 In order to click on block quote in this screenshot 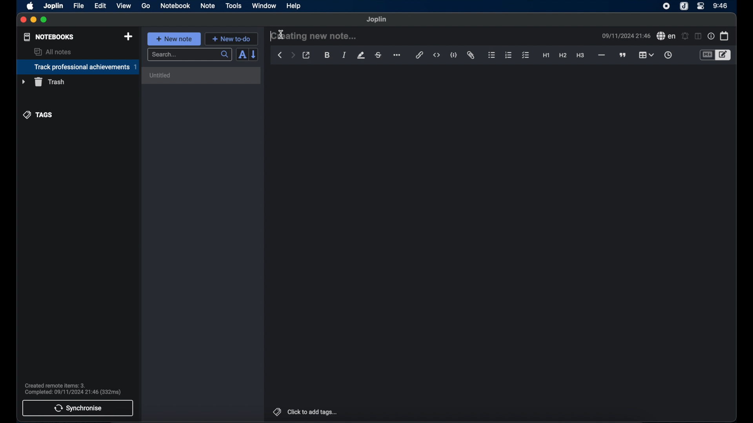, I will do `click(623, 55)`.